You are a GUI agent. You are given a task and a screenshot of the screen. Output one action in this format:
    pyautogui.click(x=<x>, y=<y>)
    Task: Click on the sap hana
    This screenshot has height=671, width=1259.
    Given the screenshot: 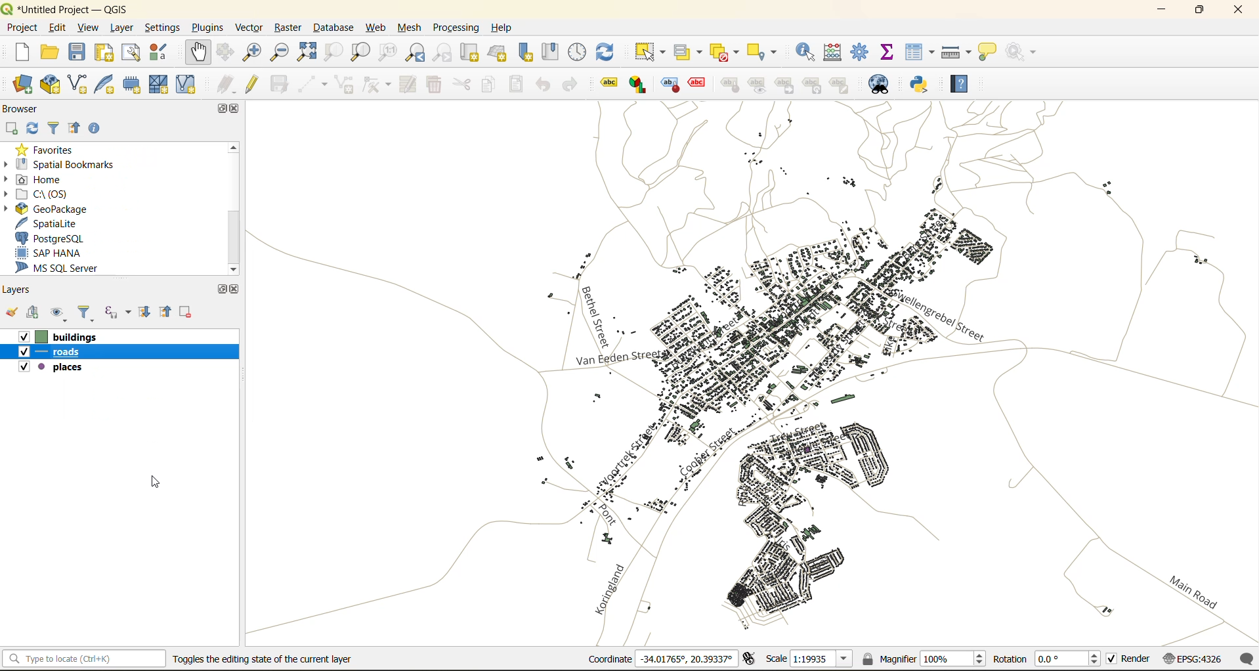 What is the action you would take?
    pyautogui.click(x=51, y=252)
    